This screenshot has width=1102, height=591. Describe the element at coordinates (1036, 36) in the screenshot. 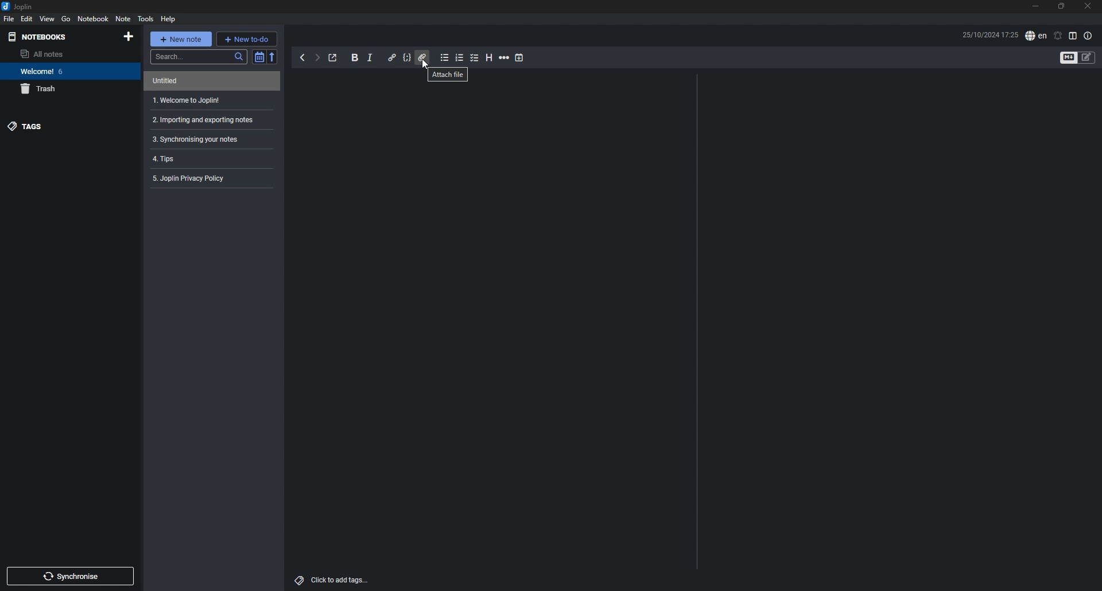

I see `spell check` at that location.